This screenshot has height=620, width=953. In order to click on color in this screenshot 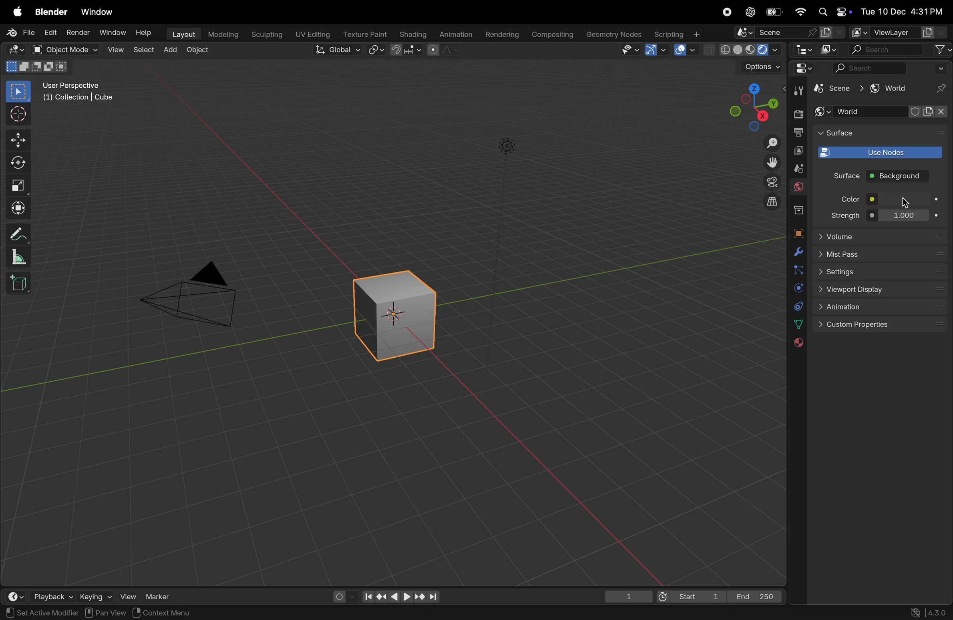, I will do `click(846, 199)`.